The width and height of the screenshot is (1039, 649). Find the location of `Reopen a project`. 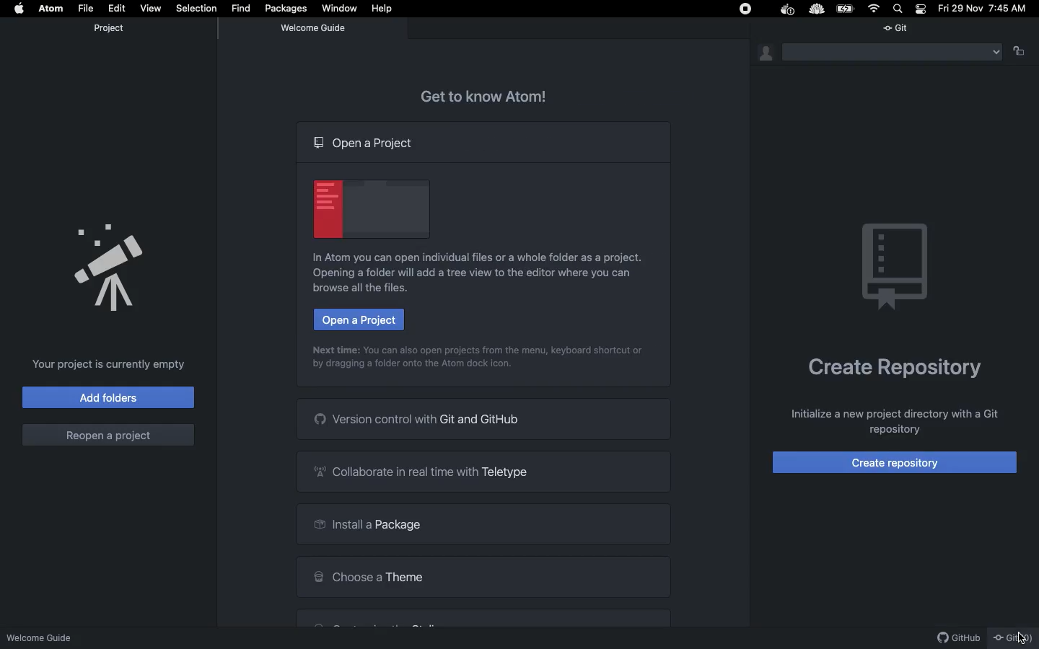

Reopen a project is located at coordinates (108, 434).